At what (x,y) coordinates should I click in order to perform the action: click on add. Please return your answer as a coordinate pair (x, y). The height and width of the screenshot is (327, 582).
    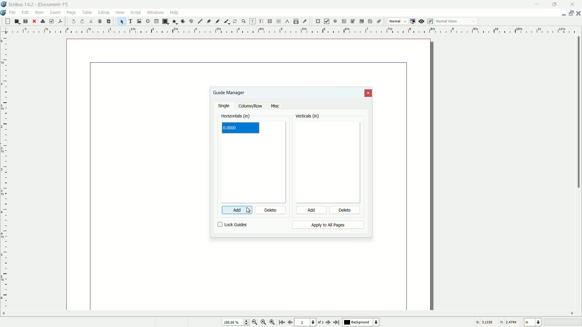
    Looking at the image, I should click on (233, 210).